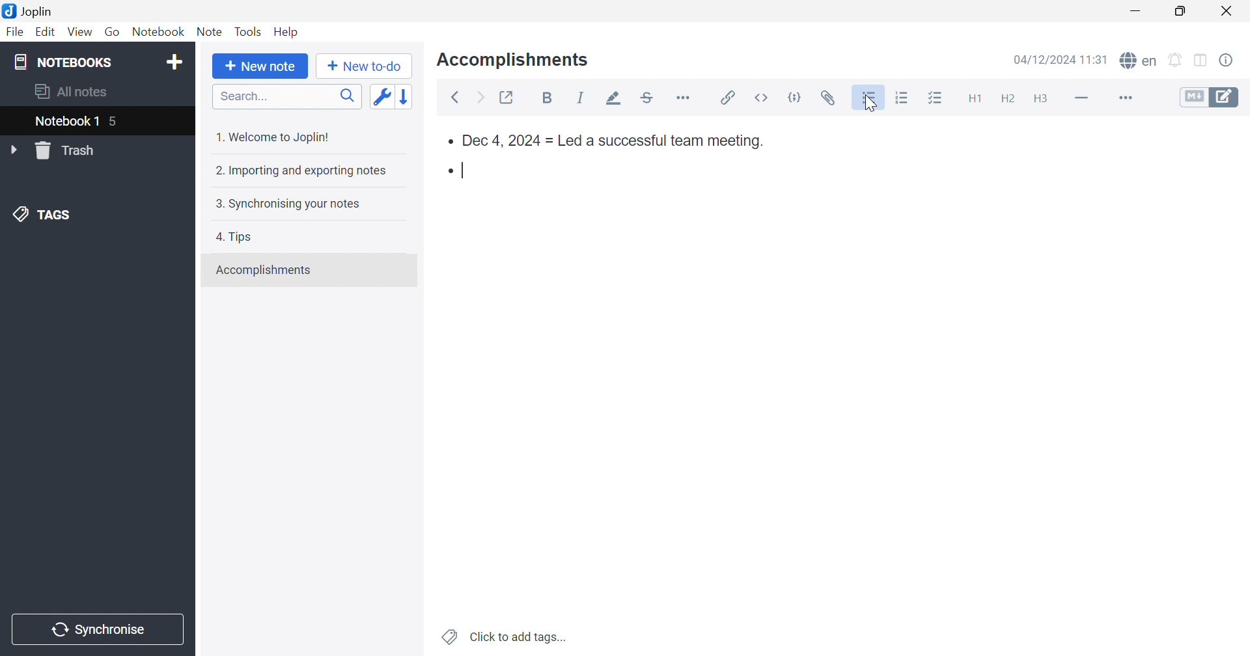  Describe the element at coordinates (287, 30) in the screenshot. I see `Help` at that location.